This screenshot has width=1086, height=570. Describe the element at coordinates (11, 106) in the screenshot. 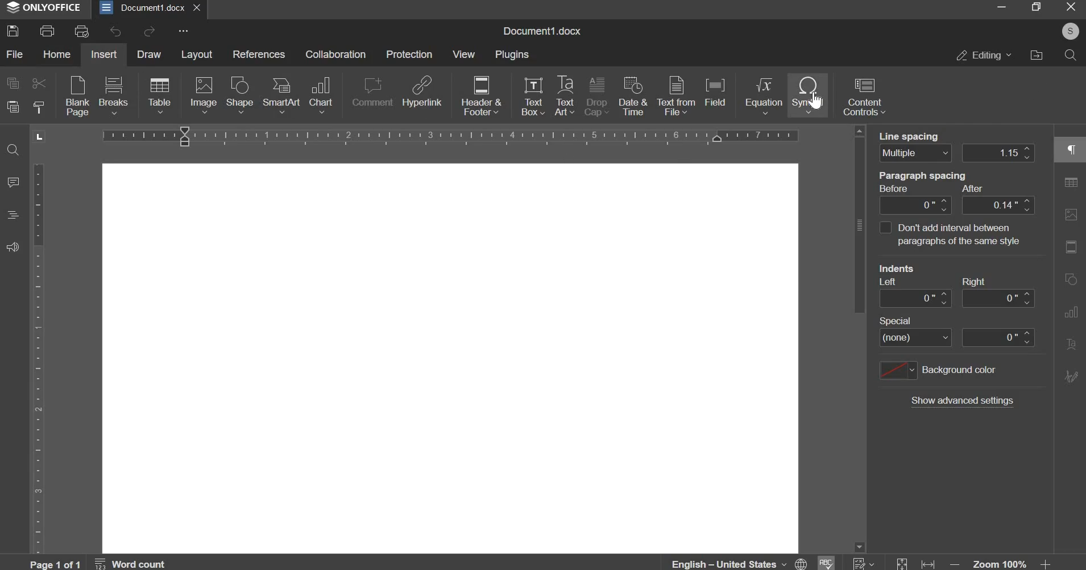

I see `paste` at that location.